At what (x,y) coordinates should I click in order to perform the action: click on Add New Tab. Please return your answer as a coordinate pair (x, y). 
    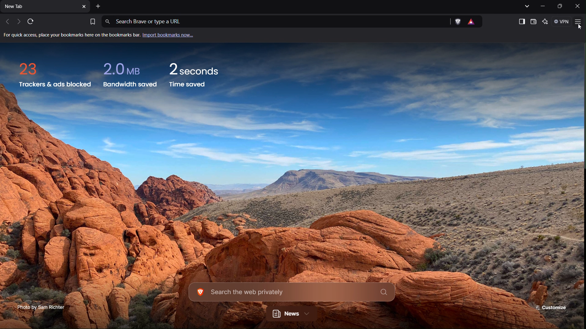
    Looking at the image, I should click on (99, 6).